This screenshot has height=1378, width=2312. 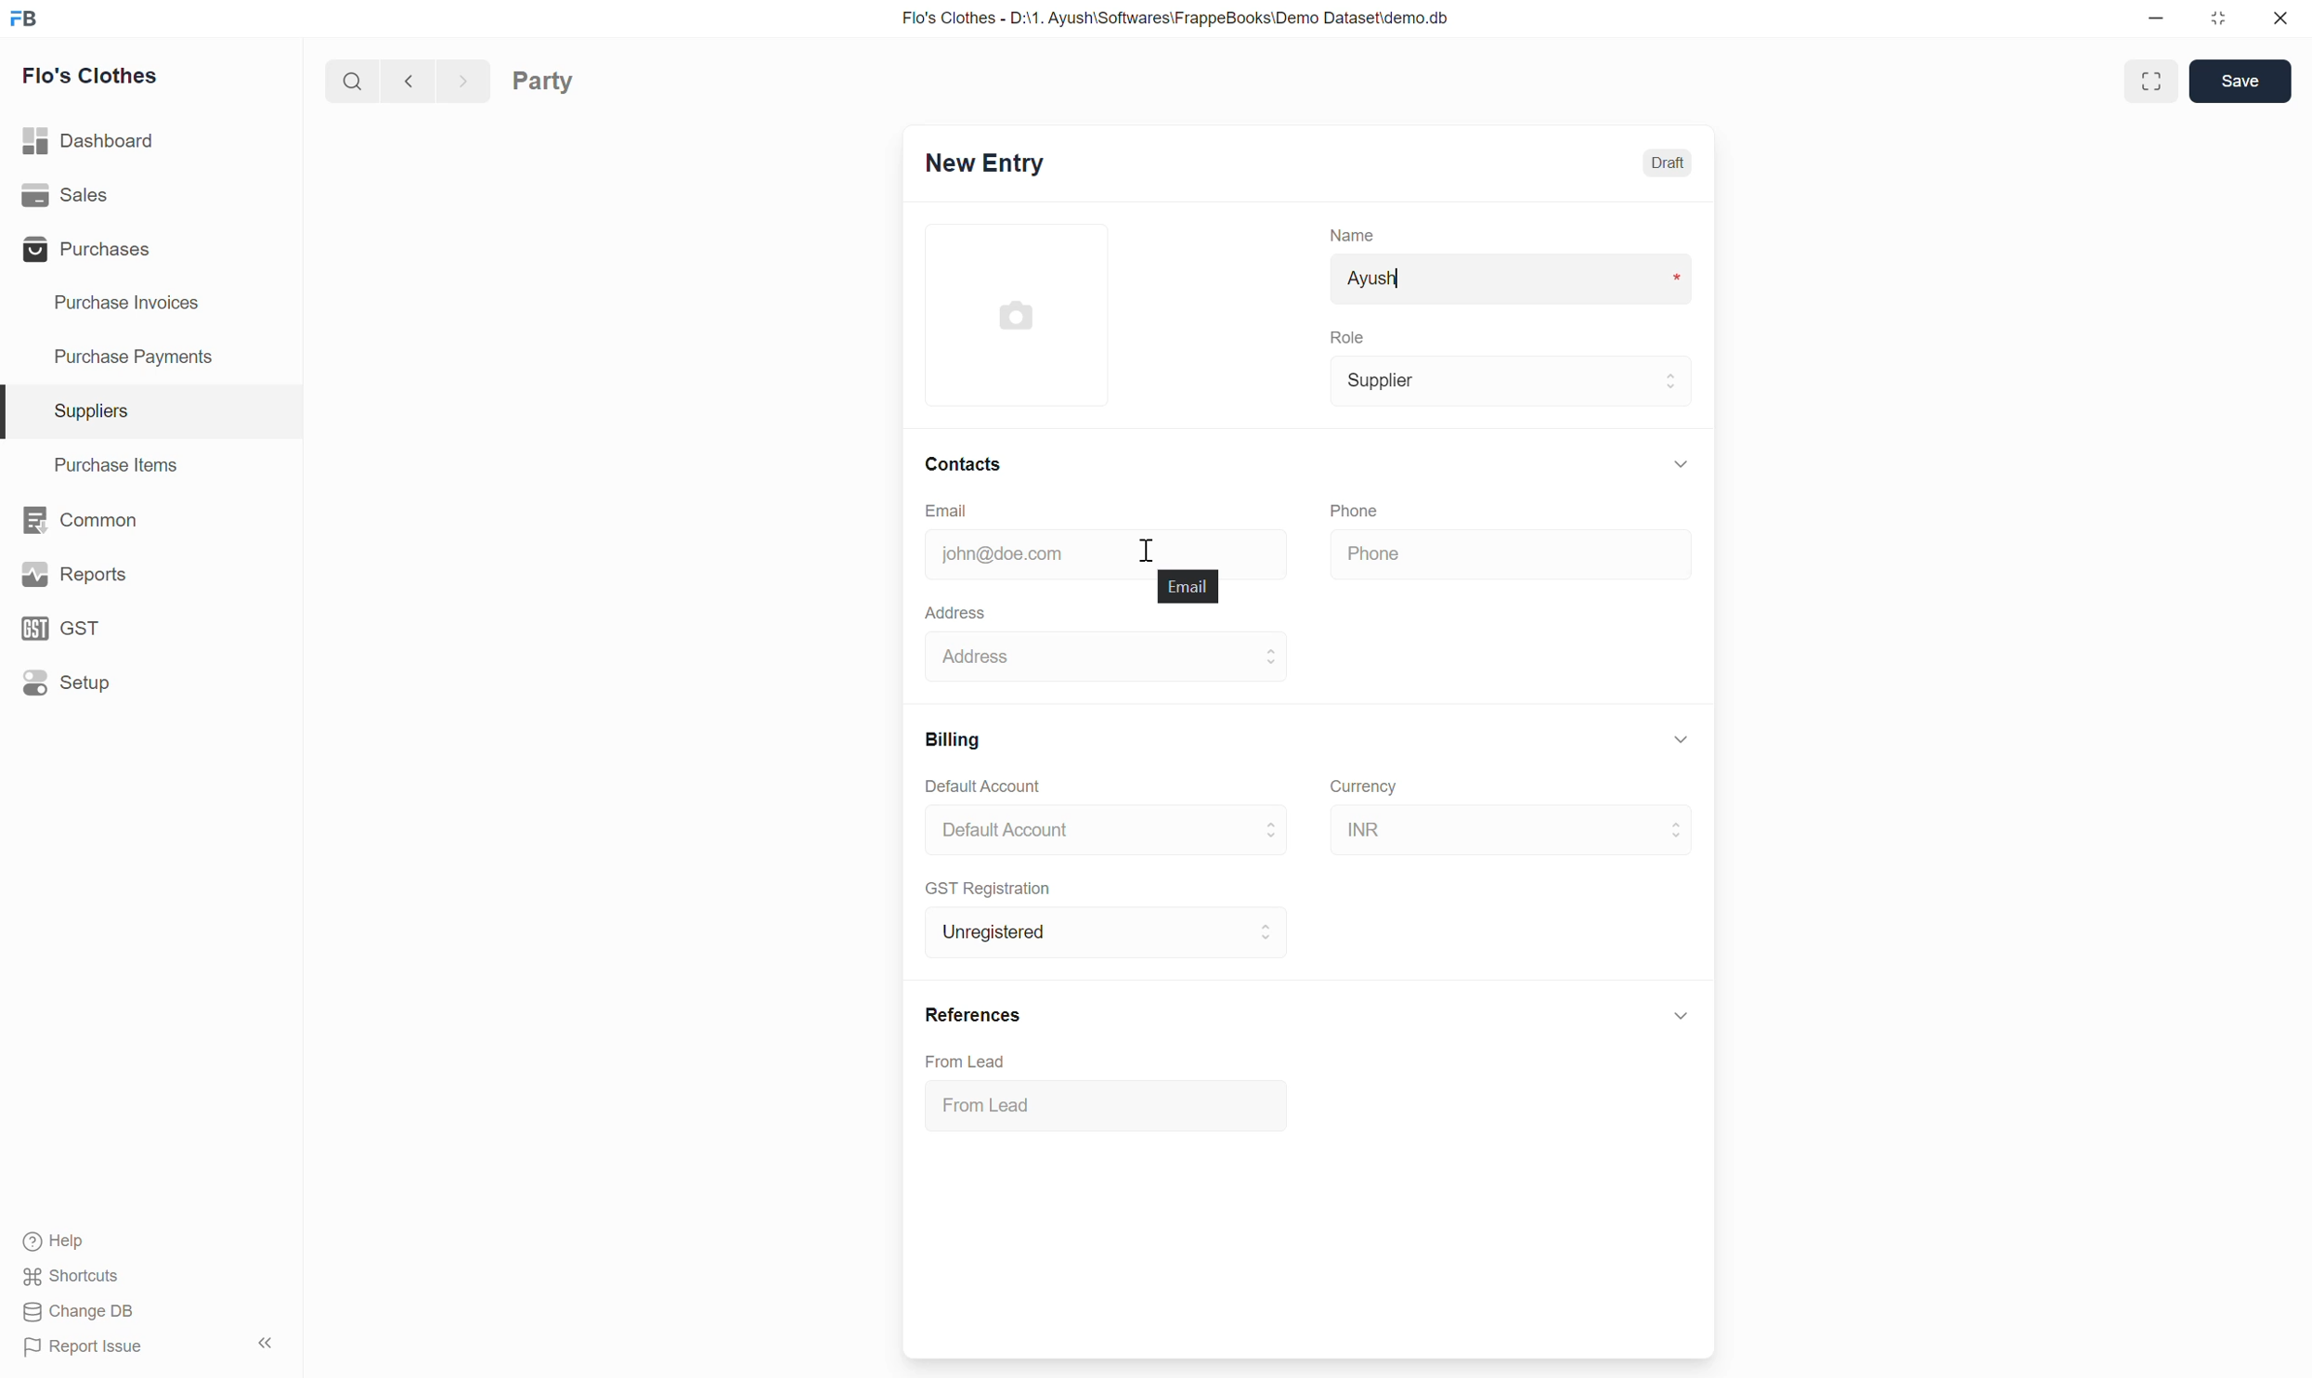 What do you see at coordinates (984, 163) in the screenshot?
I see `New Entry` at bounding box center [984, 163].